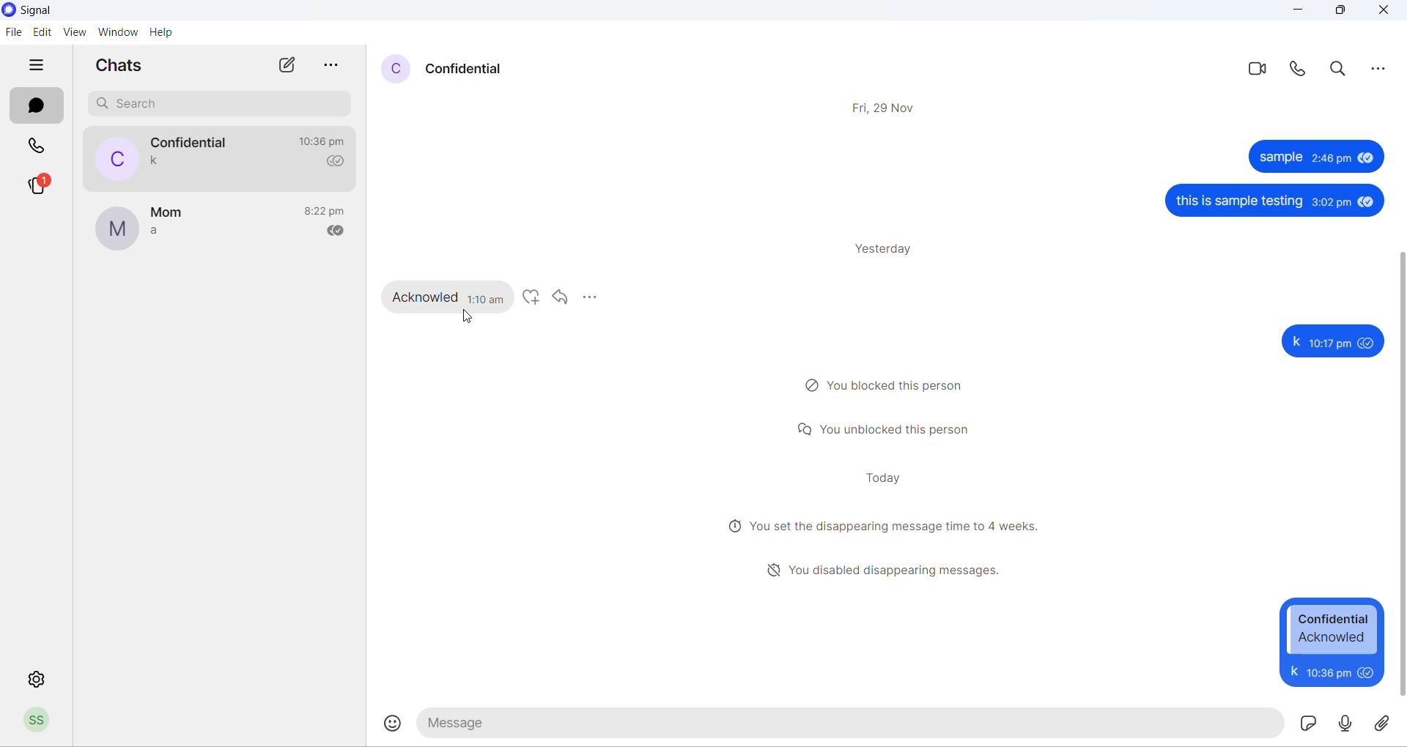  I want to click on disappearing messages notification, so click(880, 528).